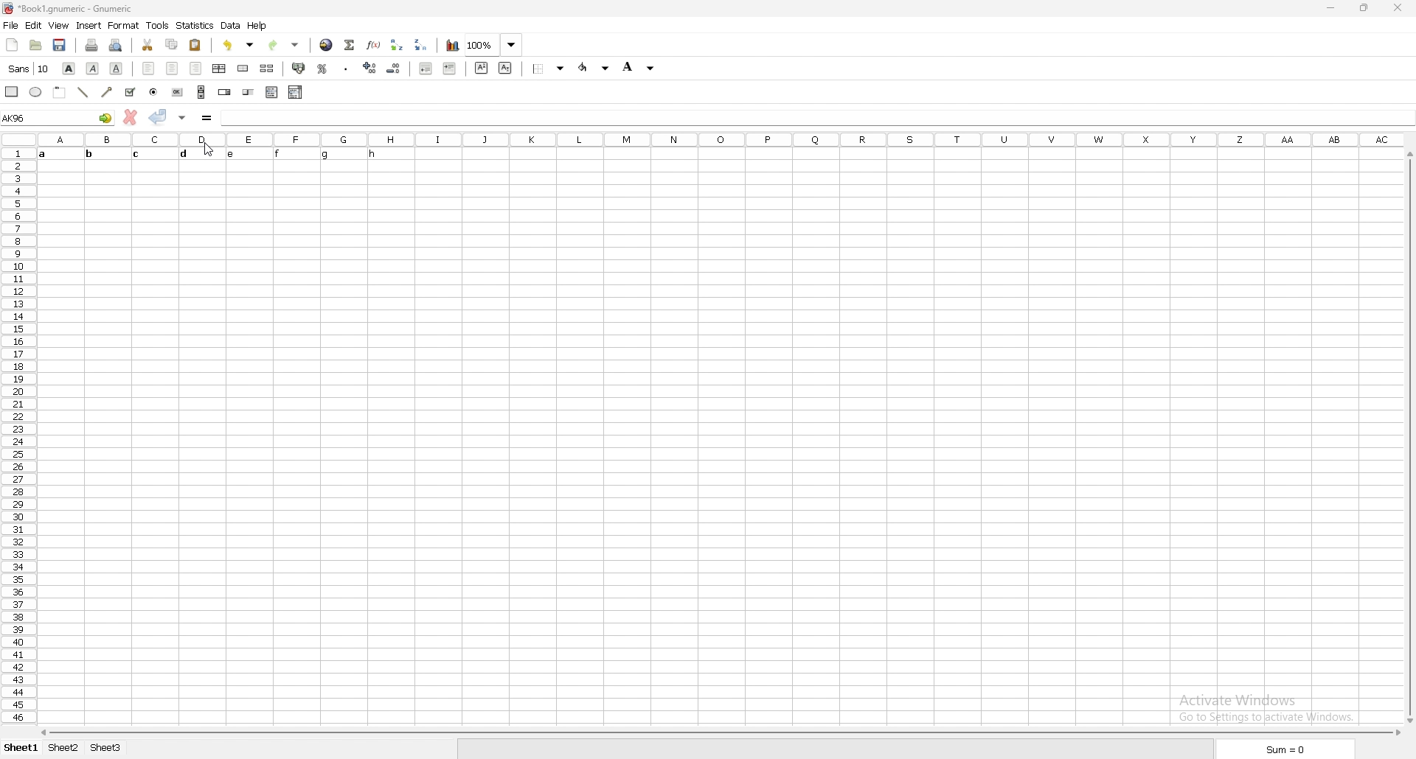 This screenshot has height=759, width=1416. What do you see at coordinates (148, 44) in the screenshot?
I see `cut` at bounding box center [148, 44].